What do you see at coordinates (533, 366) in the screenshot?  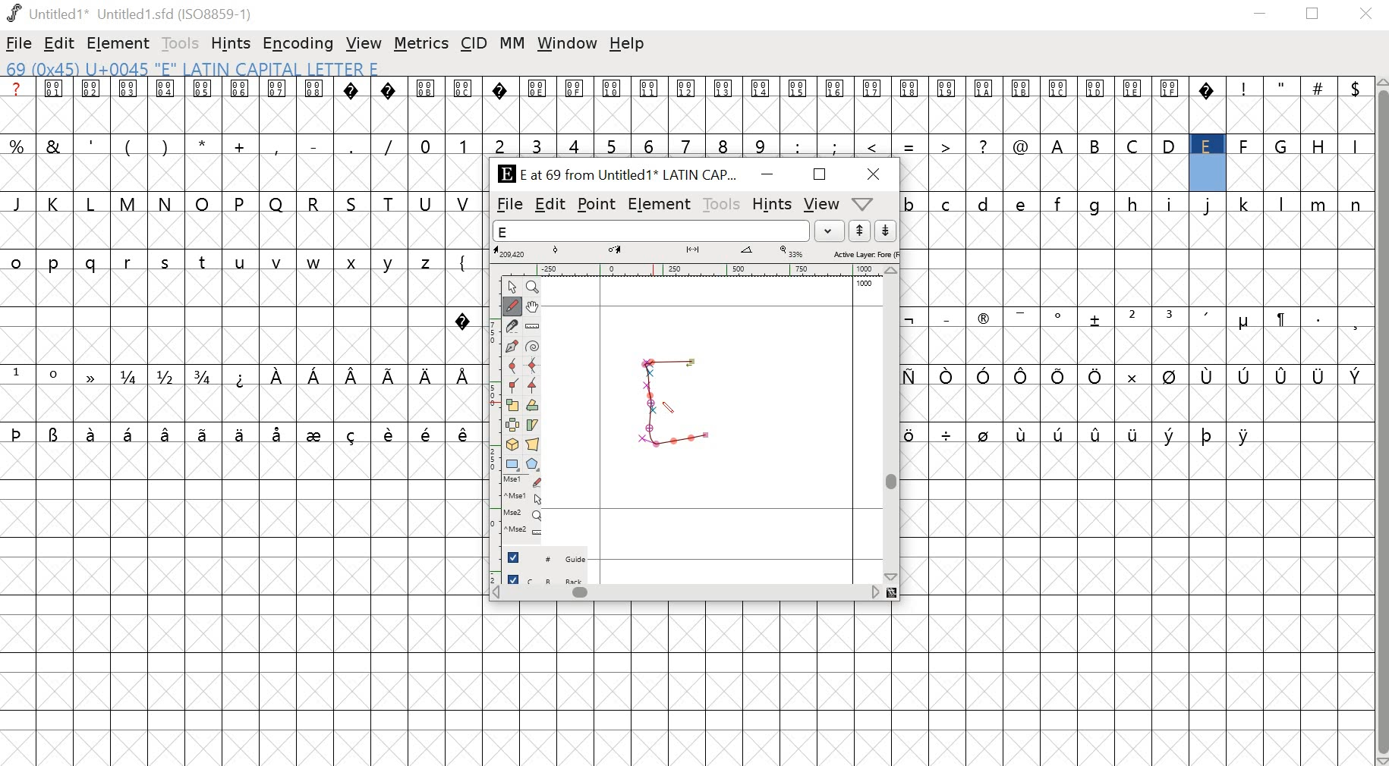 I see `HV Curve` at bounding box center [533, 366].